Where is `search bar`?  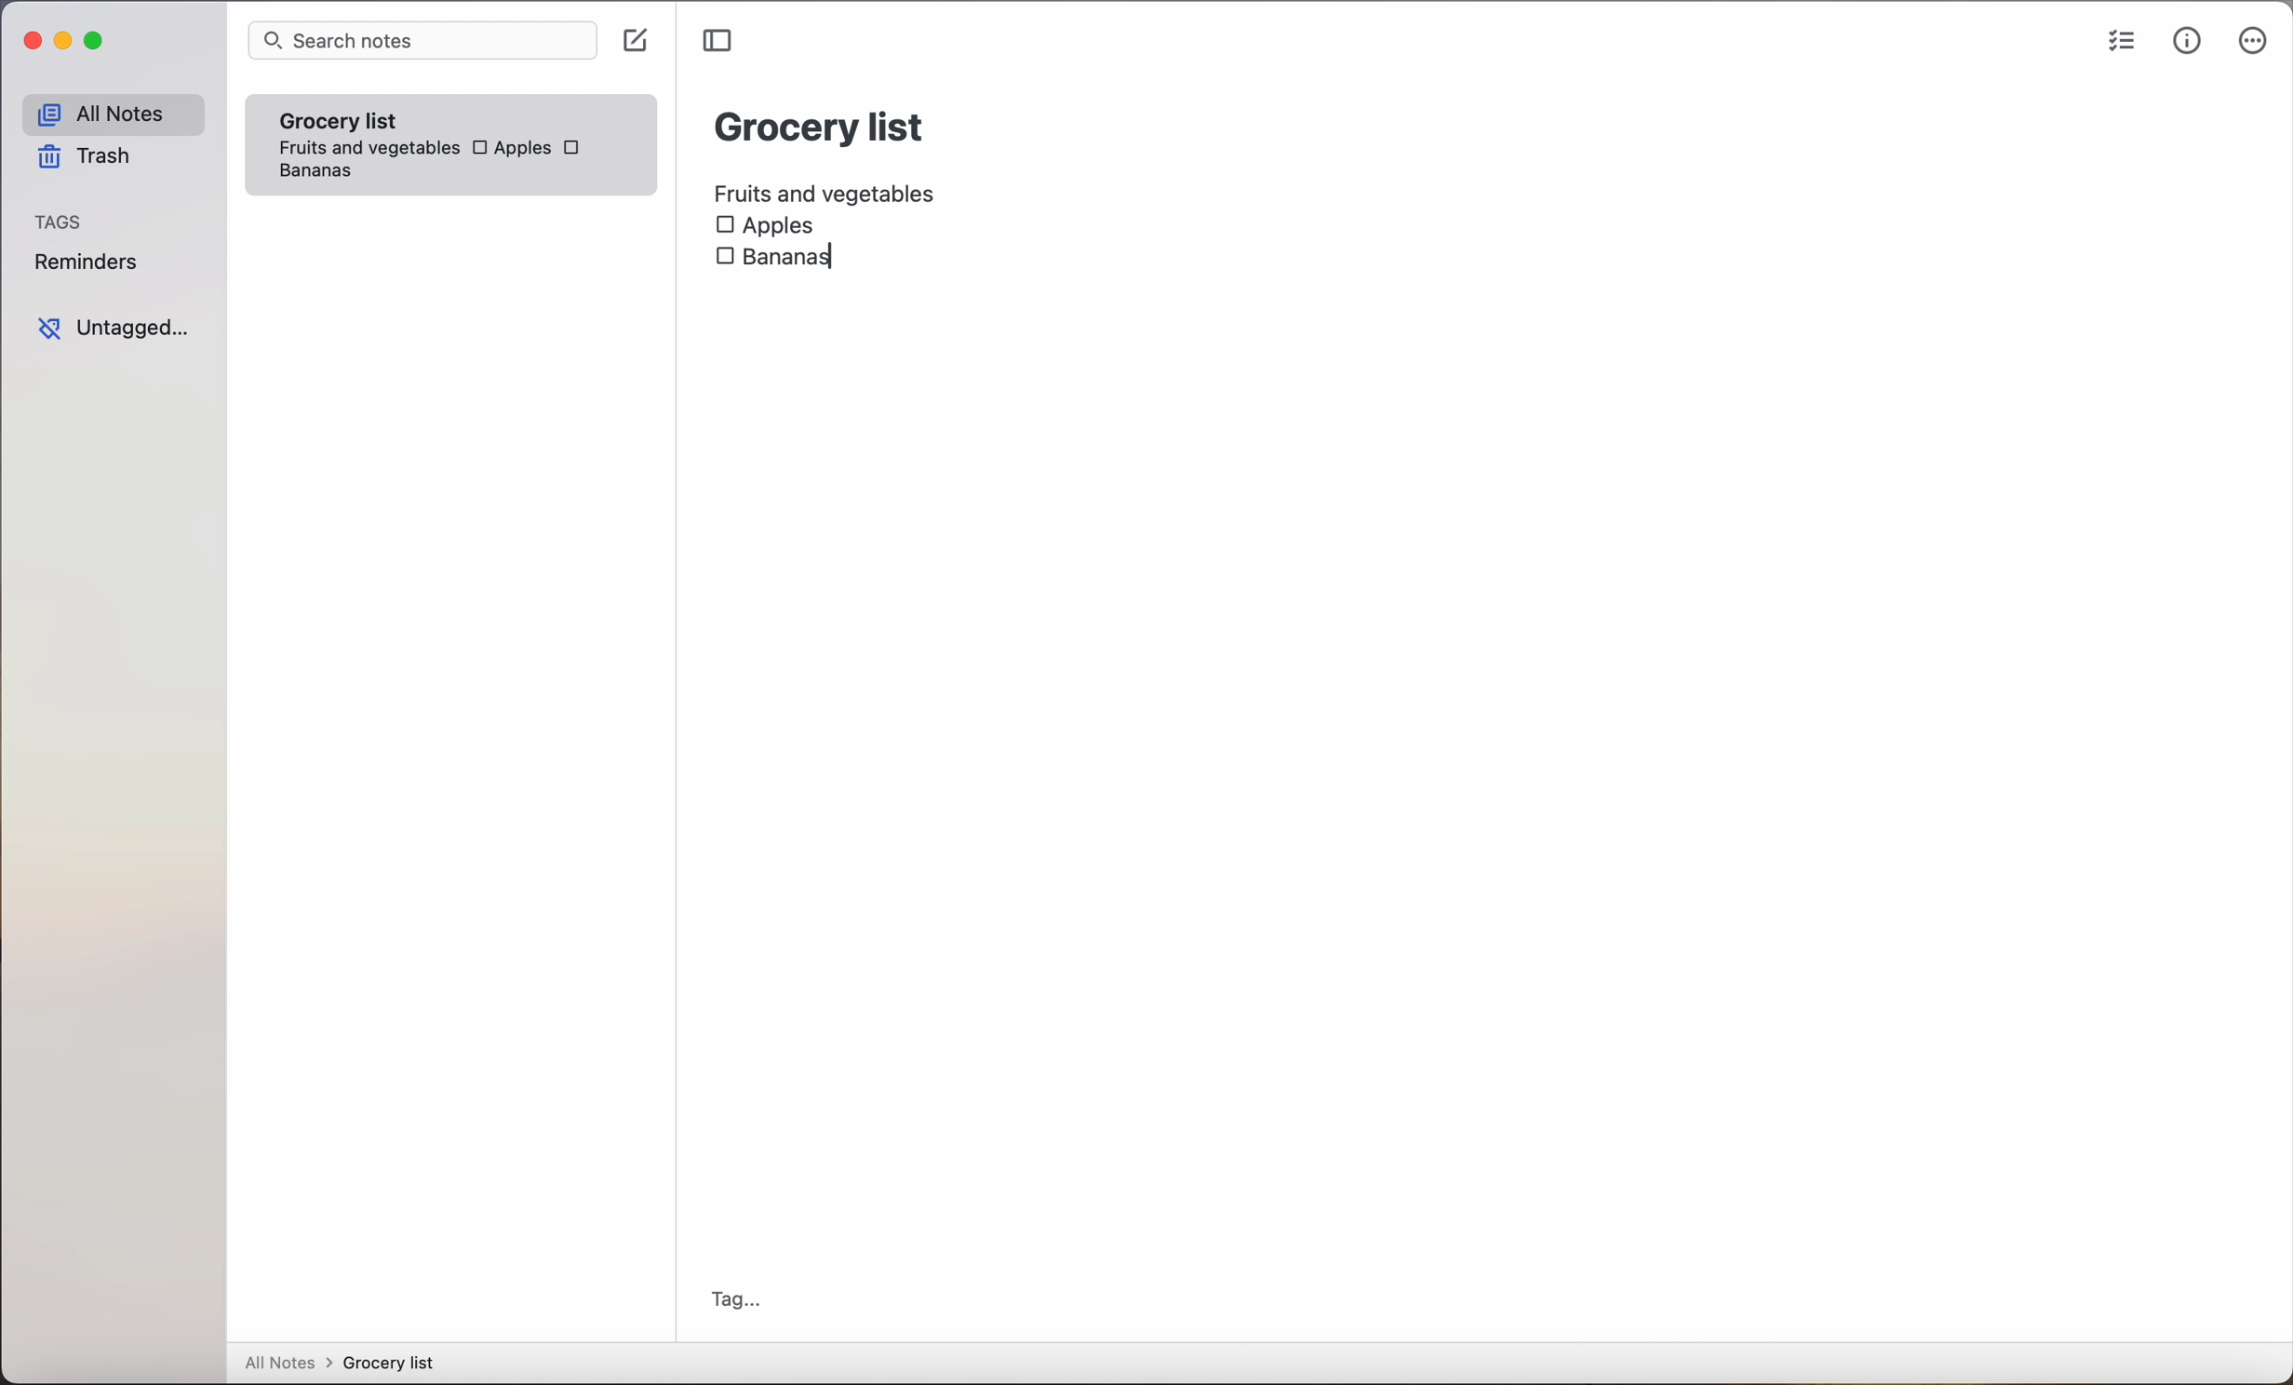
search bar is located at coordinates (422, 42).